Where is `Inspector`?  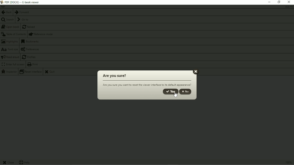
Inspector is located at coordinates (9, 72).